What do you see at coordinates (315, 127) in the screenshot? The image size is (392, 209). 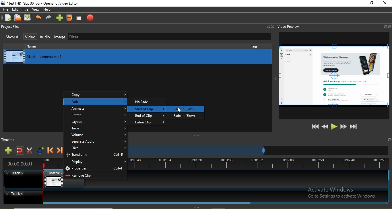 I see `Jump to start` at bounding box center [315, 127].